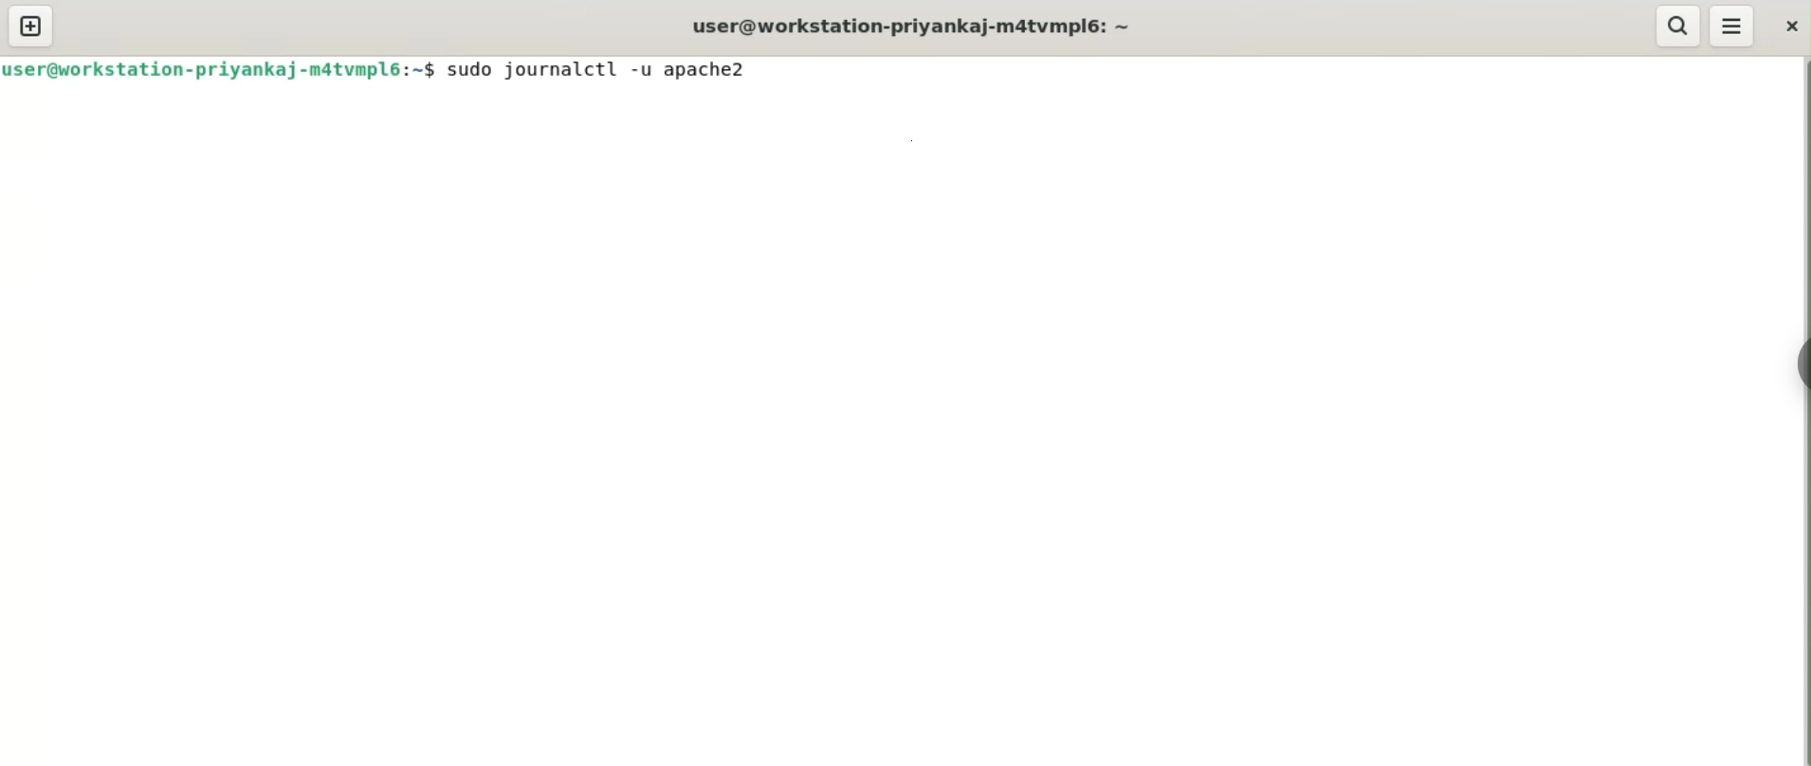  What do you see at coordinates (917, 22) in the screenshot?
I see `user@workstation-priyankaj-m4tvmpl6:~` at bounding box center [917, 22].